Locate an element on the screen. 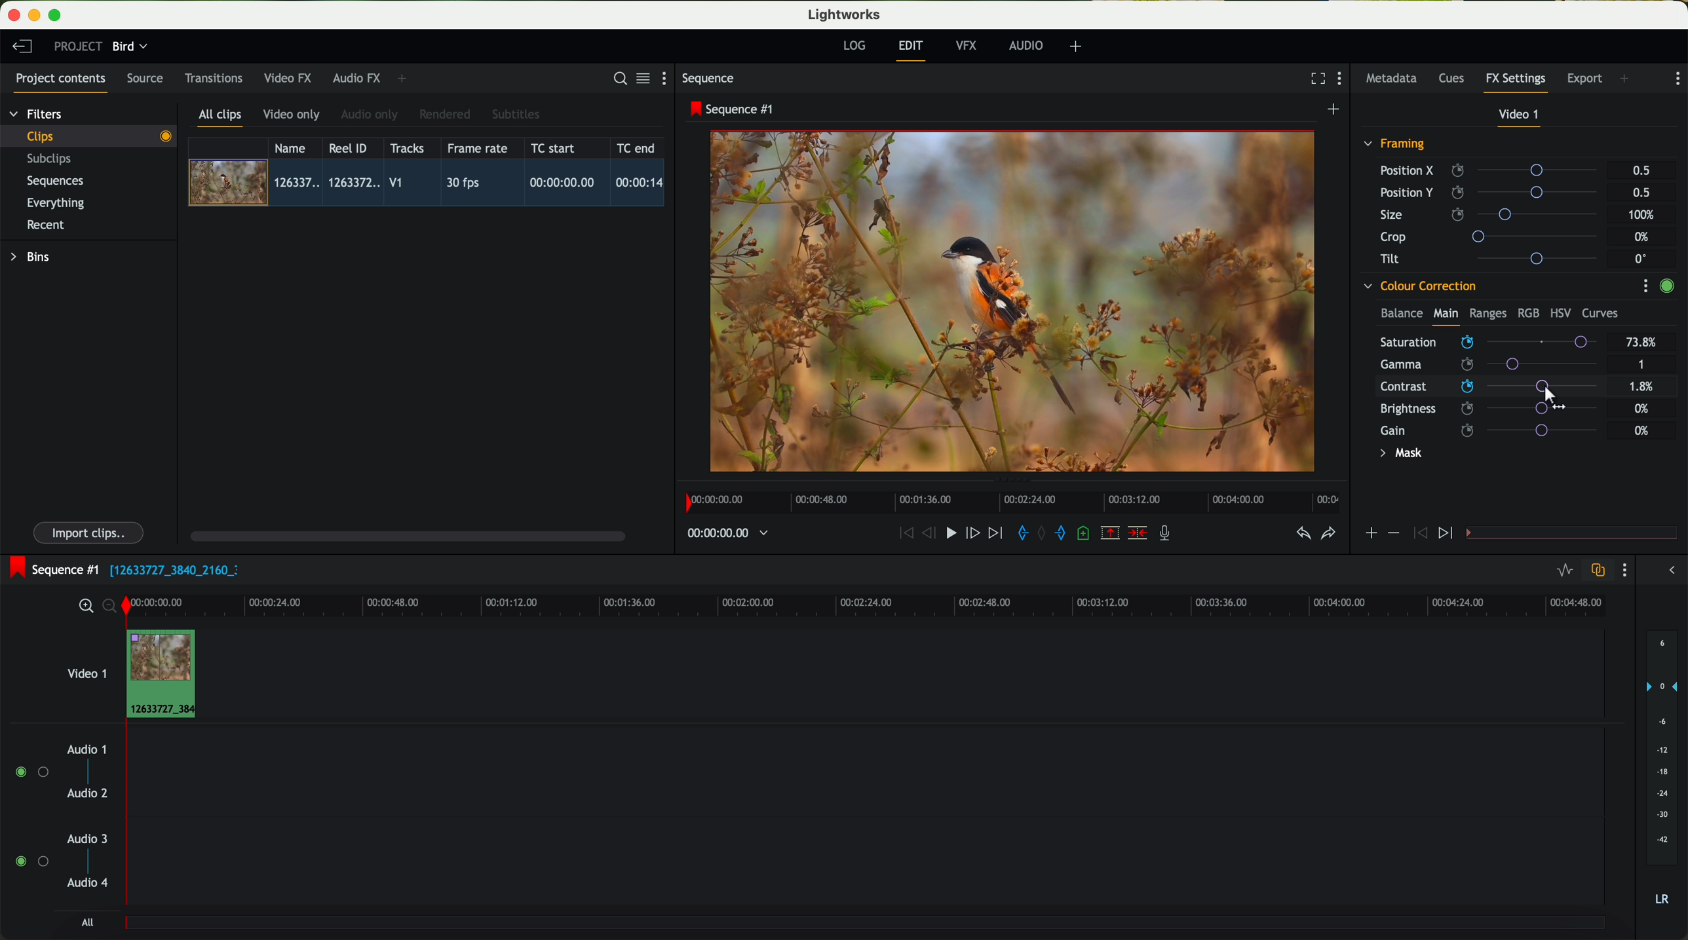  audio FX is located at coordinates (357, 77).